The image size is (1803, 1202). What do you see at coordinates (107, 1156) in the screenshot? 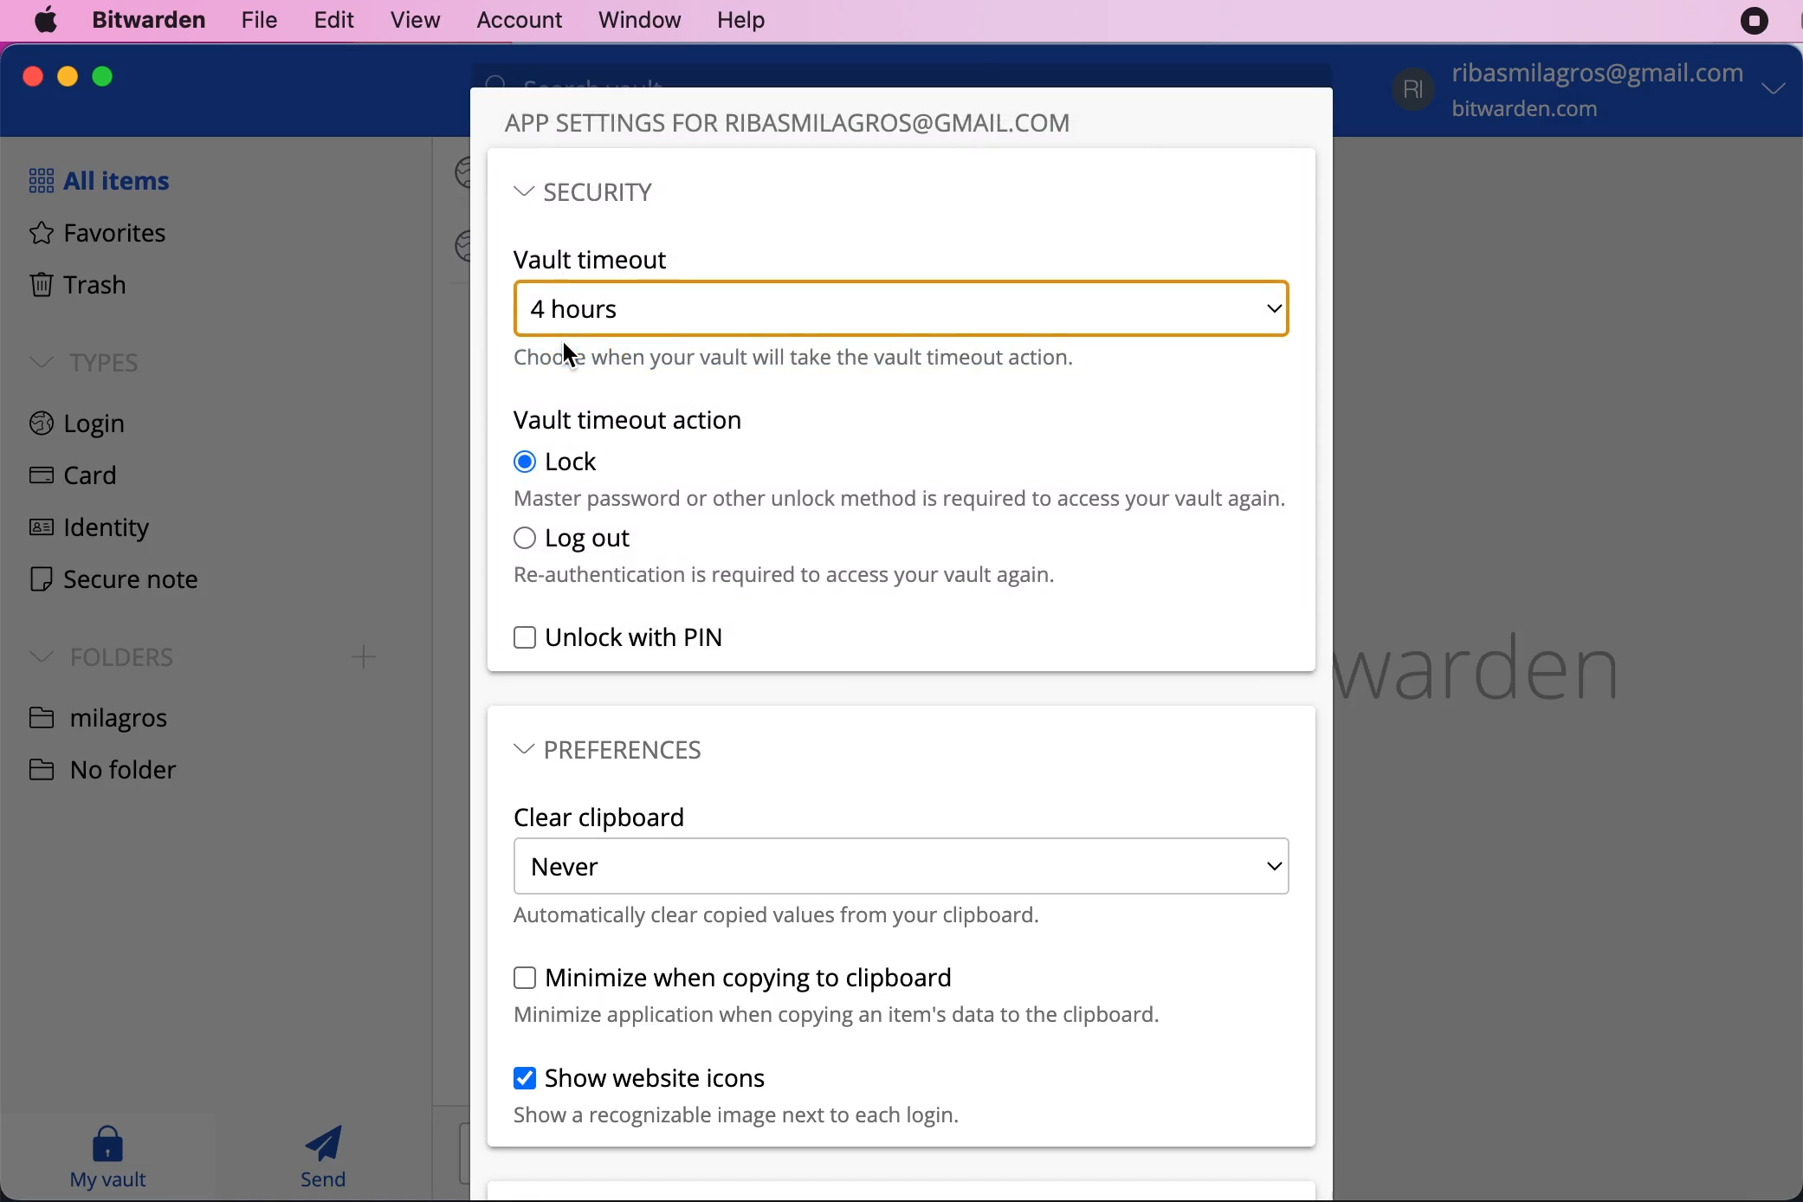
I see `my vault` at bounding box center [107, 1156].